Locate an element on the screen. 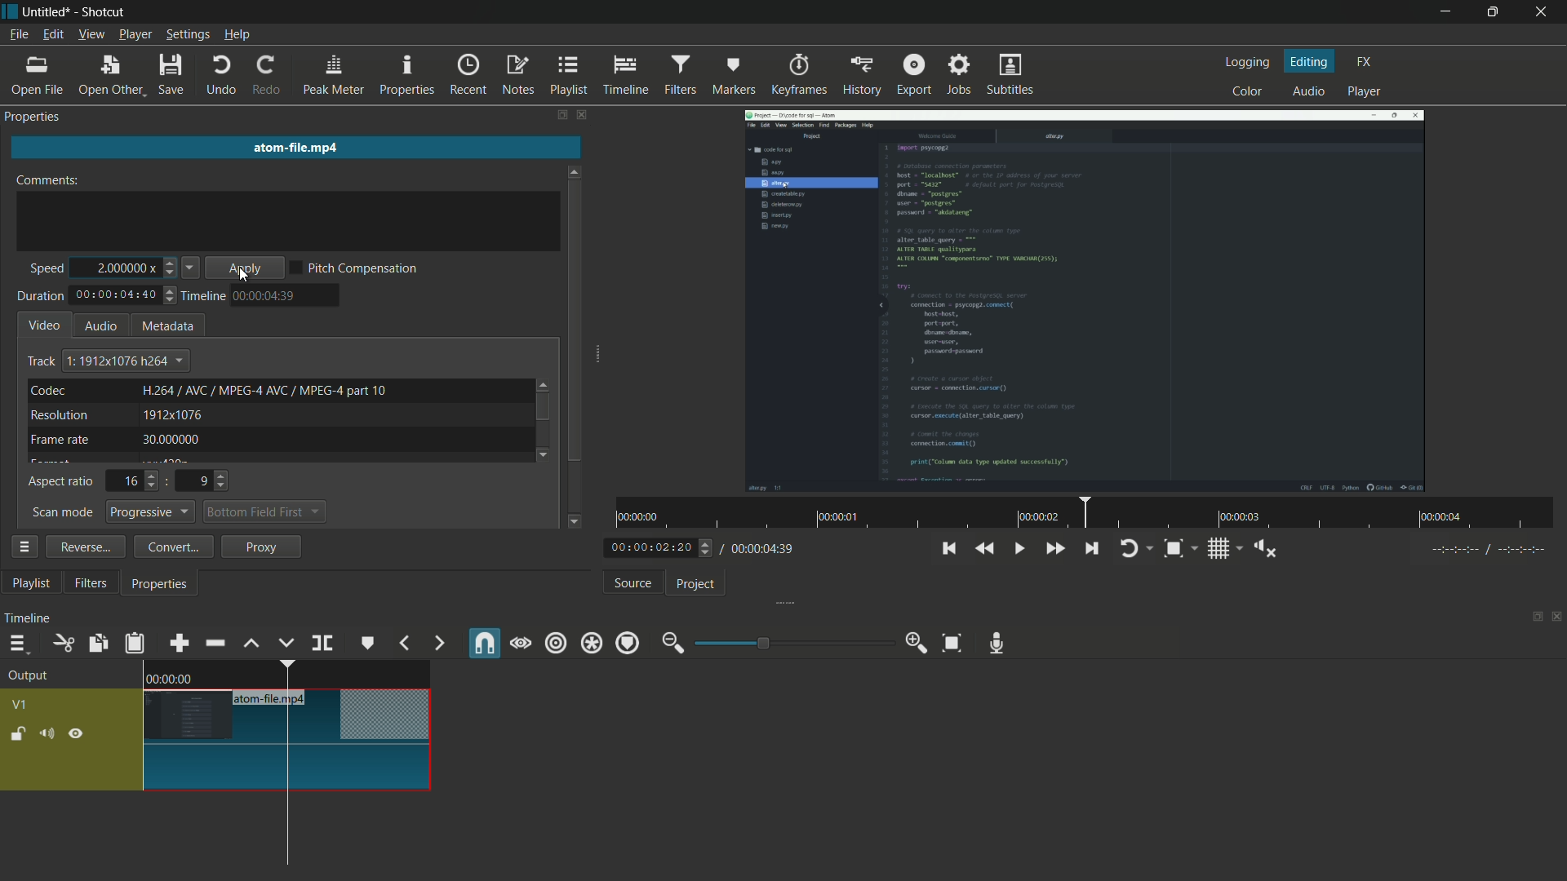 This screenshot has height=881, width=1567. progressive is located at coordinates (152, 511).